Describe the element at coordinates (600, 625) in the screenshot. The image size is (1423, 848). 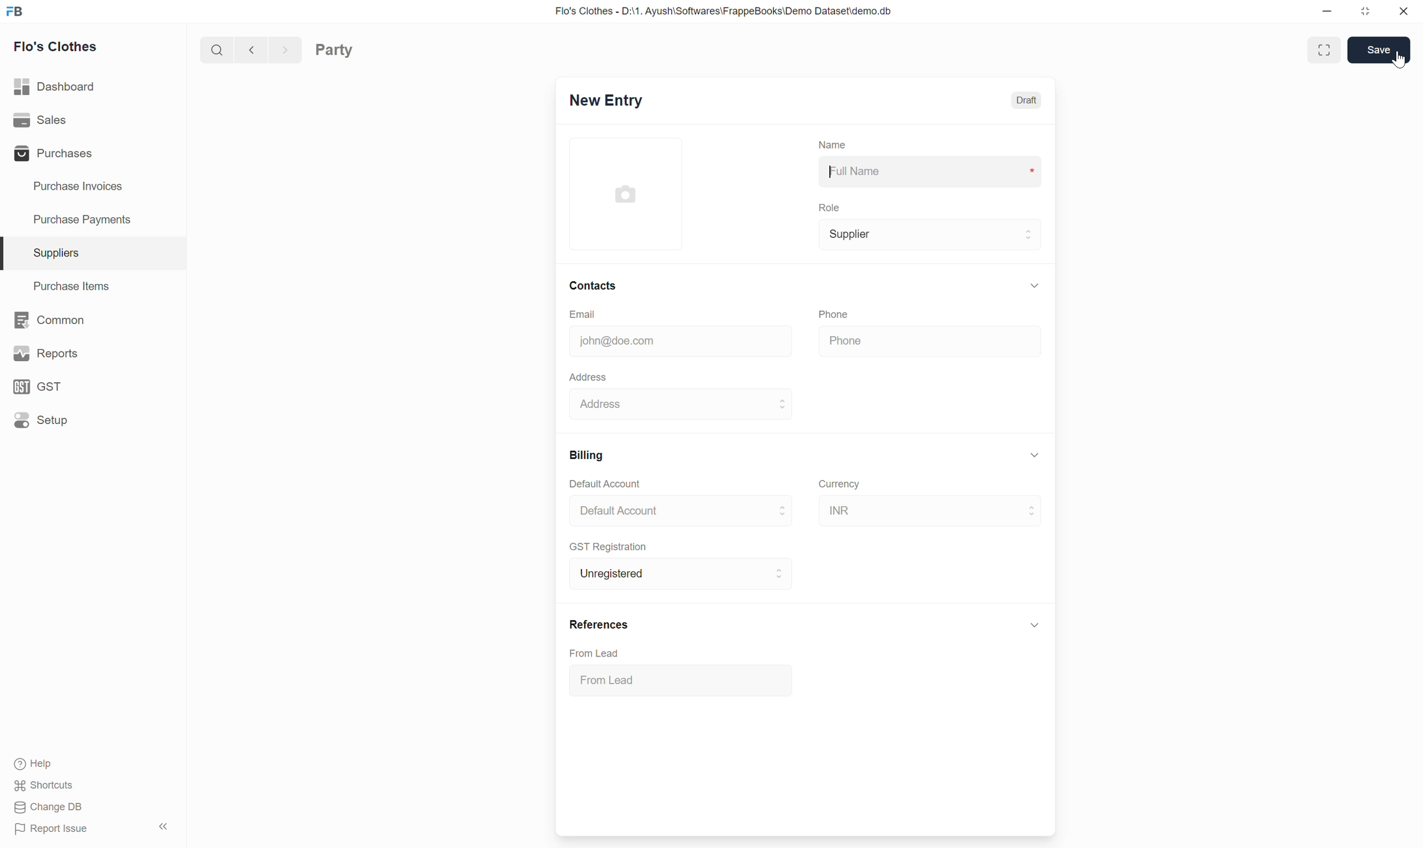
I see `References` at that location.